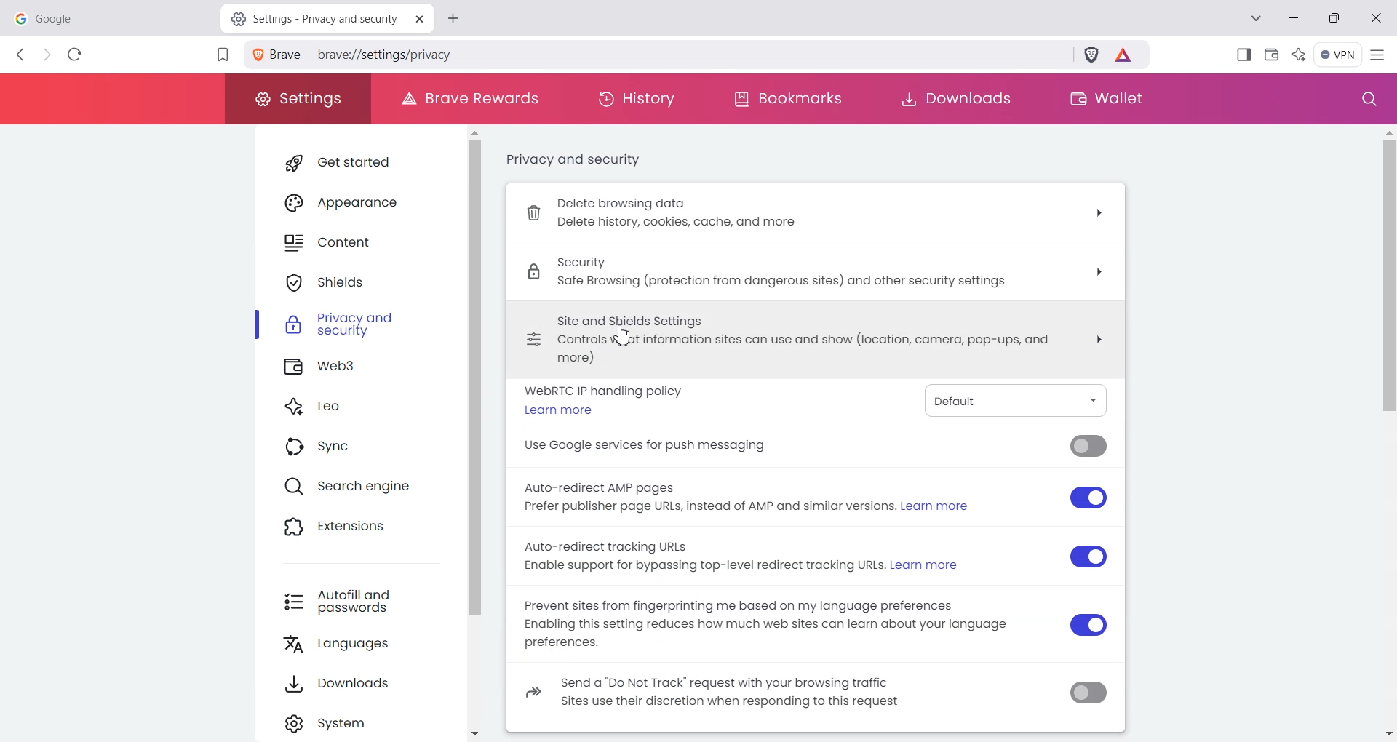 Image resolution: width=1397 pixels, height=742 pixels. I want to click on Privacy and security, so click(360, 327).